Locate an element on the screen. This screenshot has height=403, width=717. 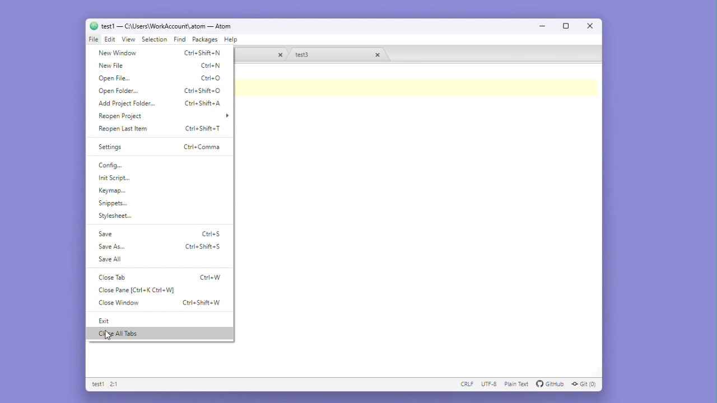
 is located at coordinates (114, 217).